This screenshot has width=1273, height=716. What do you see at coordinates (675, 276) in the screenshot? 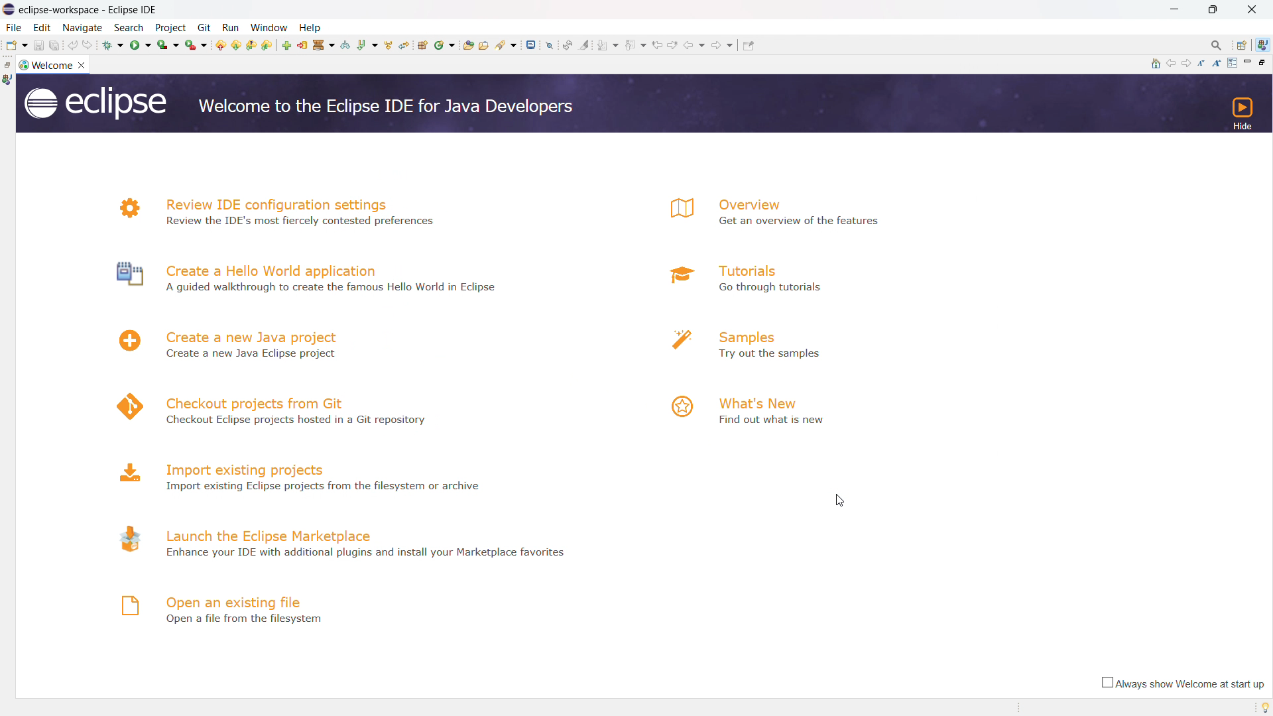
I see `logo` at bounding box center [675, 276].